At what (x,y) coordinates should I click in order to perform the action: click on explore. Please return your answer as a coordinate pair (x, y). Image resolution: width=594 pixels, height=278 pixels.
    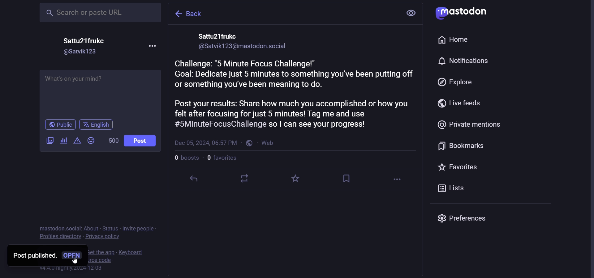
    Looking at the image, I should click on (453, 83).